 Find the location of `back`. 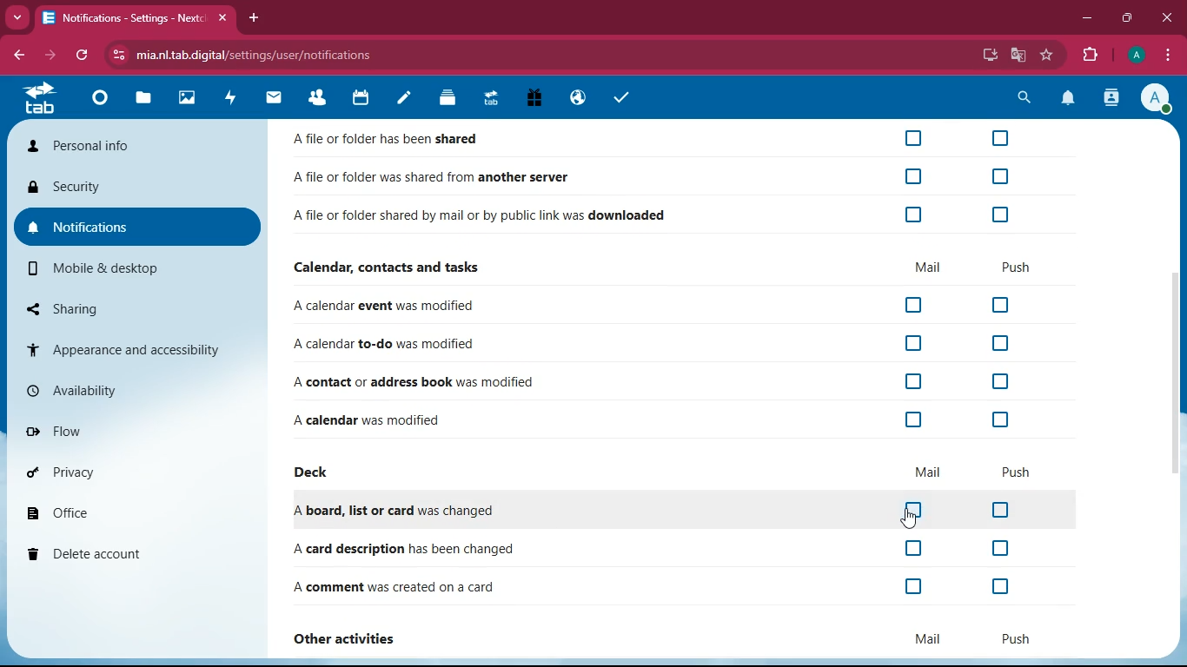

back is located at coordinates (19, 55).